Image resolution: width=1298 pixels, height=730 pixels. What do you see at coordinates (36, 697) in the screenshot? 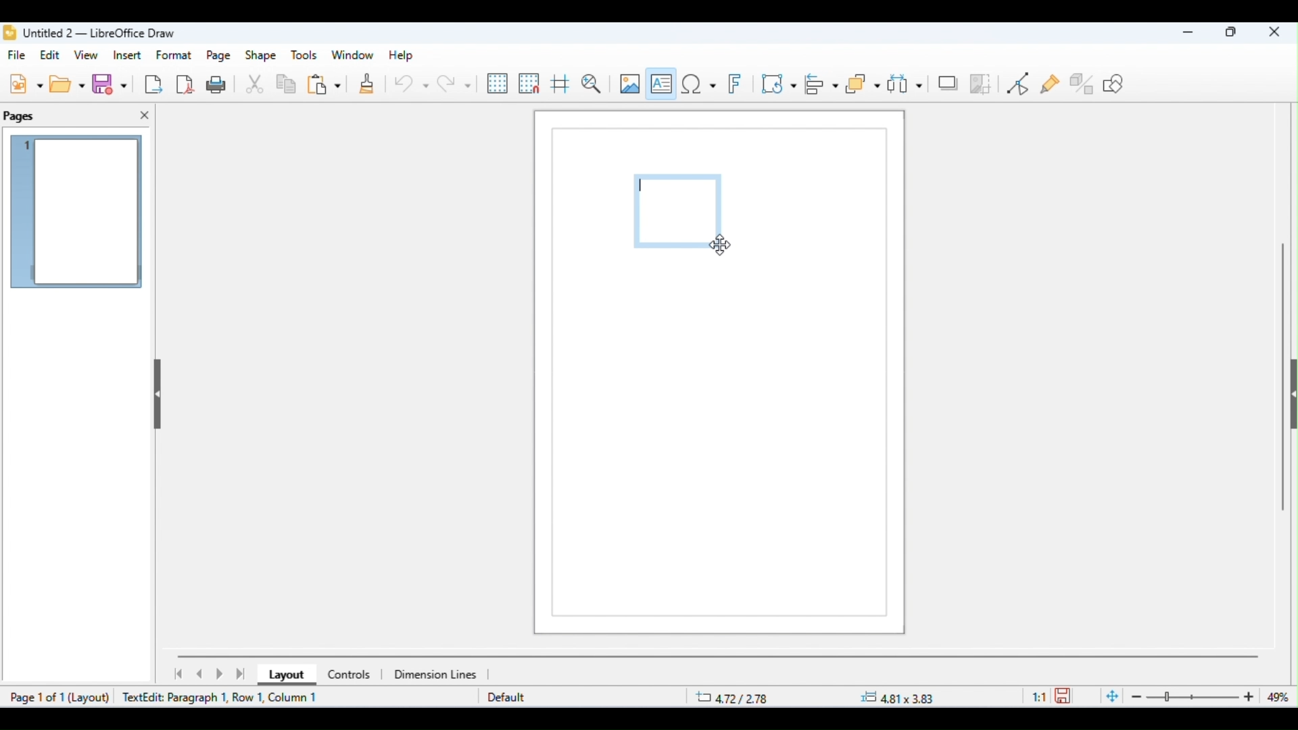
I see `page 1 of 1` at bounding box center [36, 697].